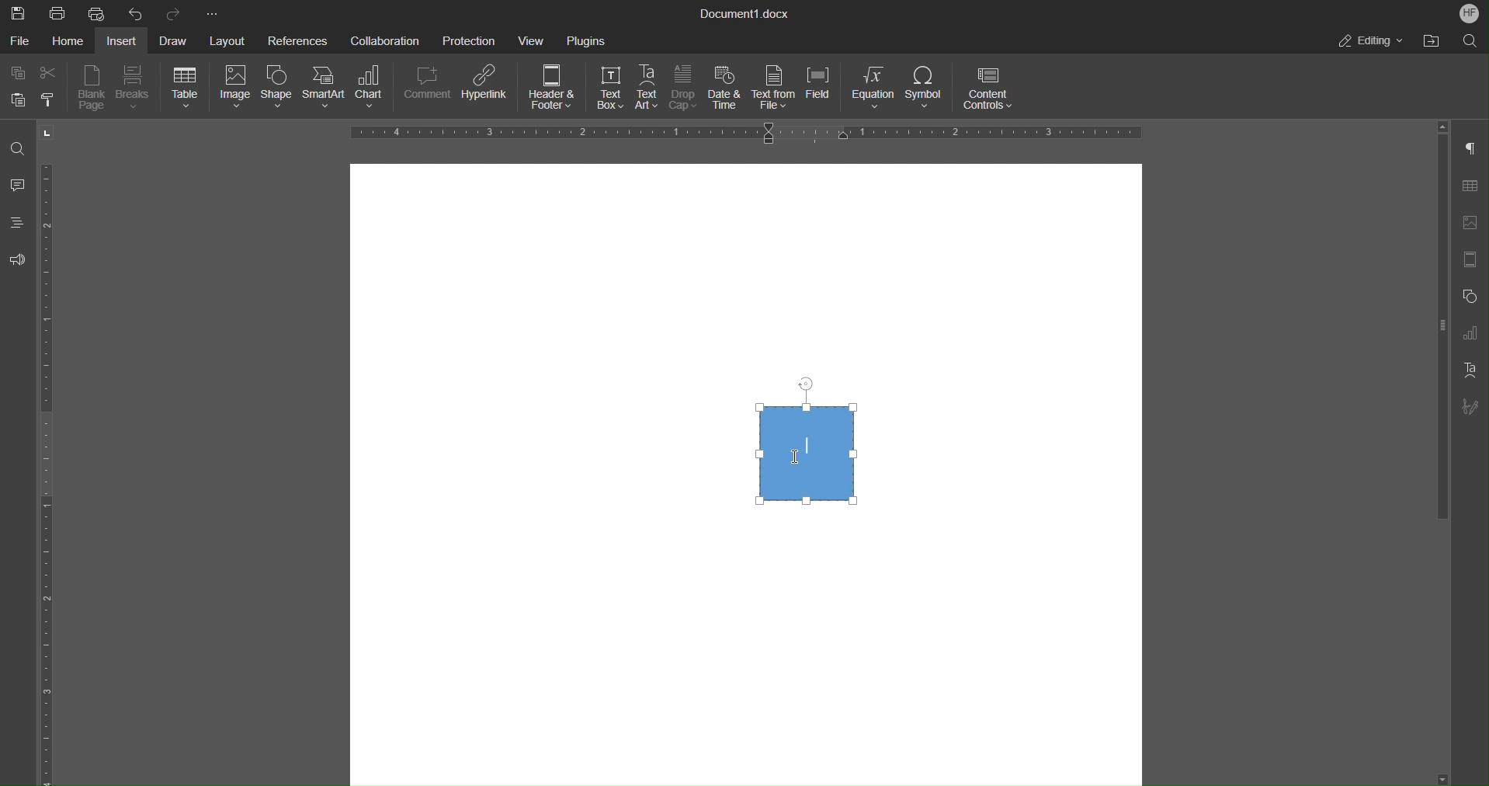 The height and width of the screenshot is (786, 1489). Describe the element at coordinates (1473, 259) in the screenshot. I see `Page Settings` at that location.